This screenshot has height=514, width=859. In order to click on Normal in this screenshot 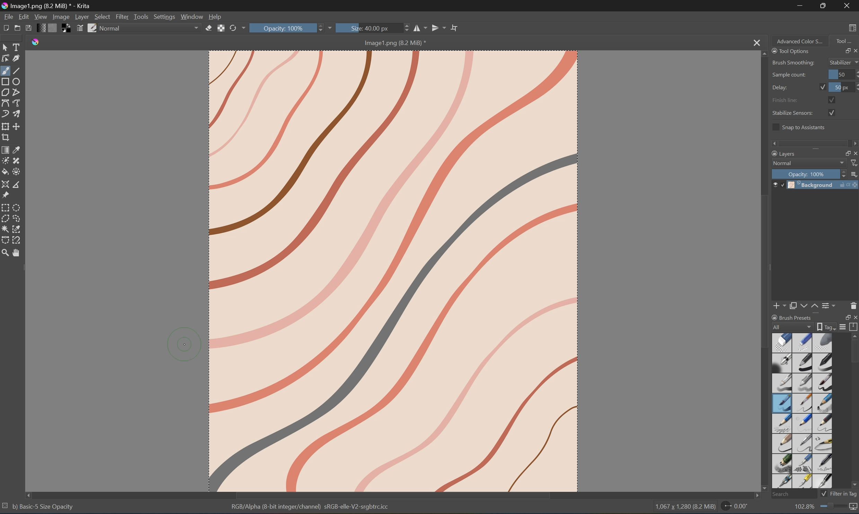, I will do `click(782, 163)`.